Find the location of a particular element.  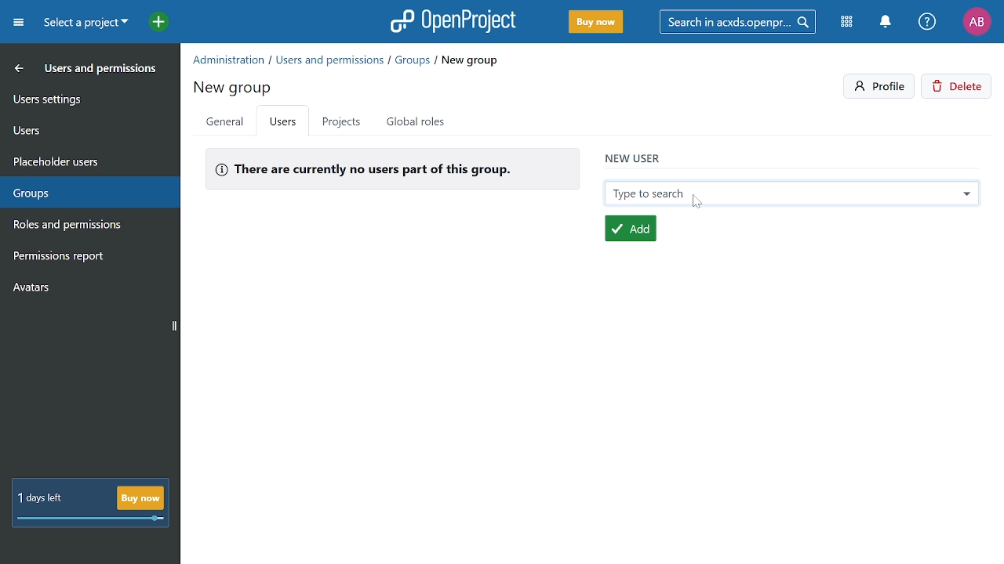

Notifiactions is located at coordinates (889, 23).